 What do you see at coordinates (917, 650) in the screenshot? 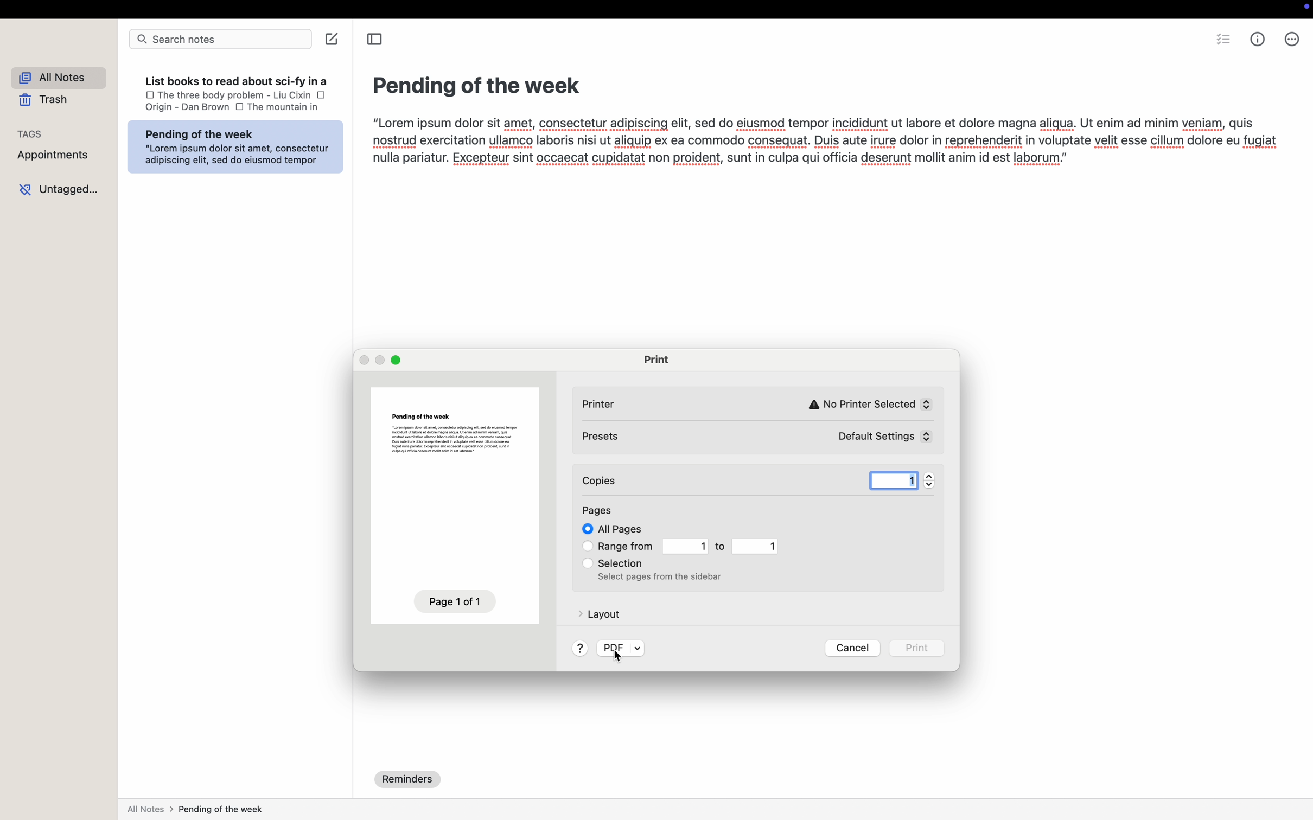
I see ` print` at bounding box center [917, 650].